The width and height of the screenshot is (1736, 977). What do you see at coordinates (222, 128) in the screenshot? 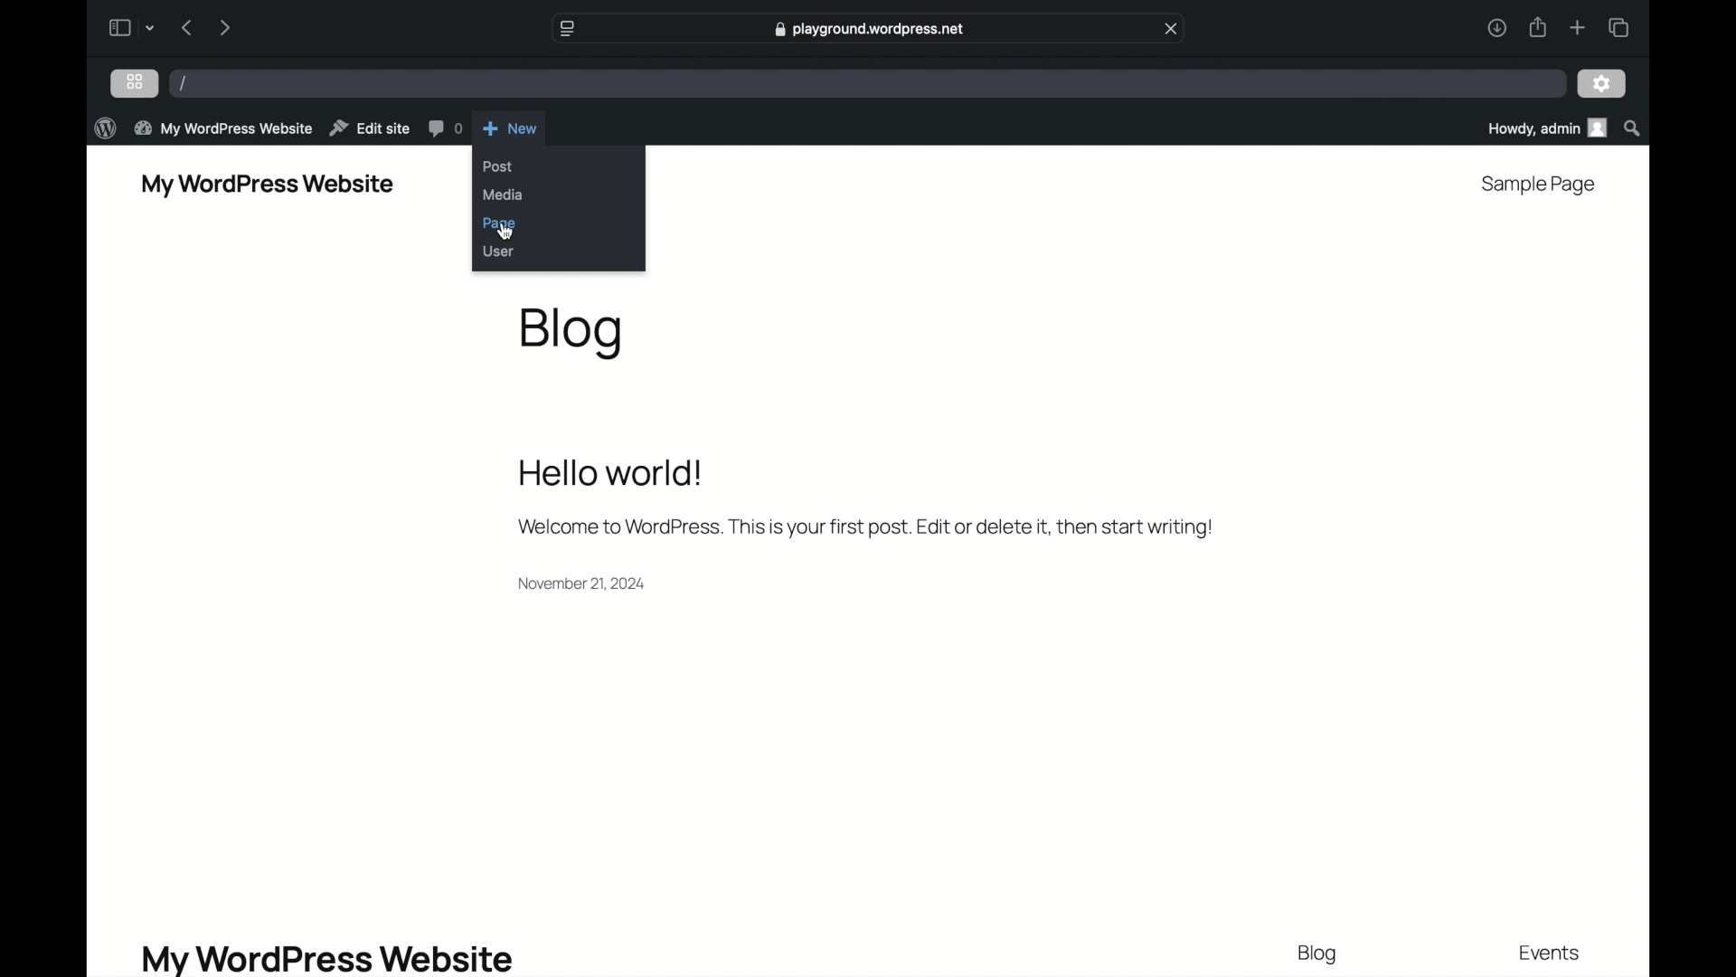
I see `my wordpress website` at bounding box center [222, 128].